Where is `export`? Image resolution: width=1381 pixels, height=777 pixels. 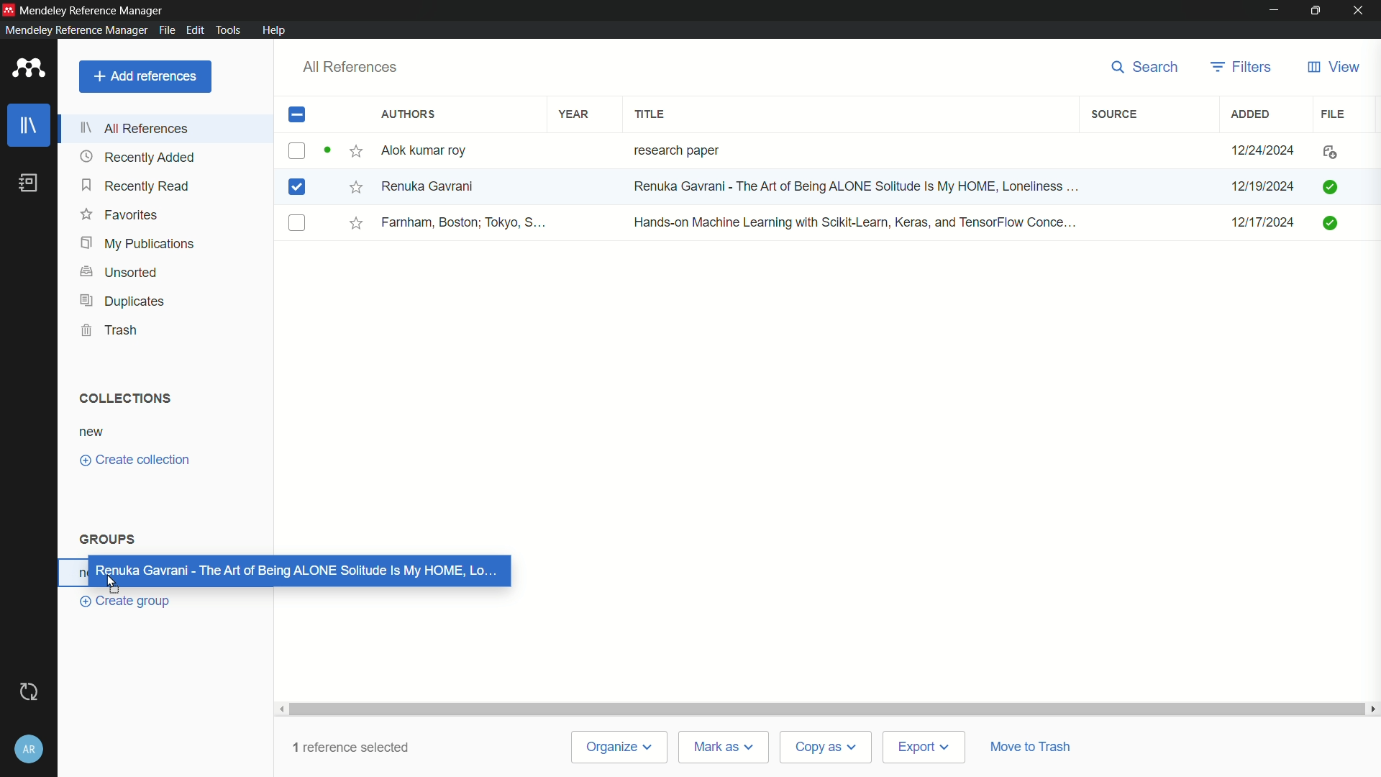 export is located at coordinates (921, 747).